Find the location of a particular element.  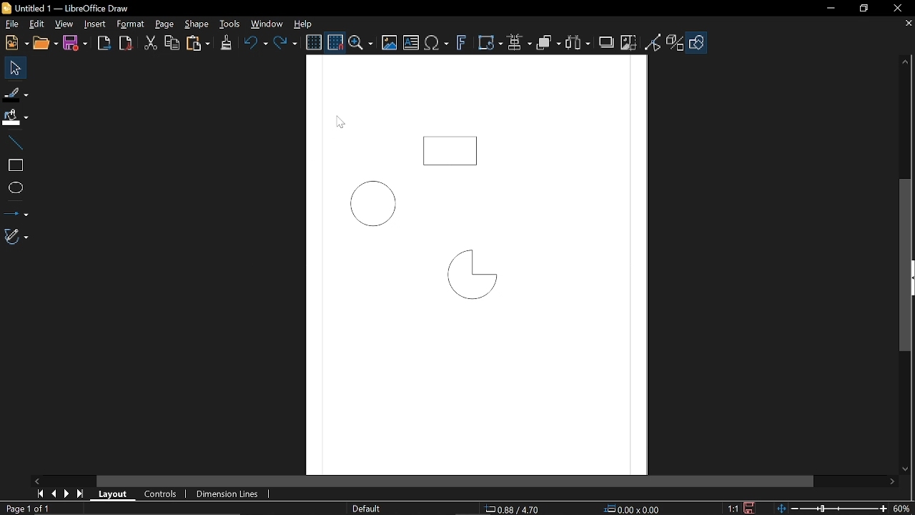

paste is located at coordinates (199, 44).